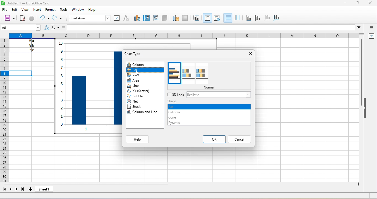 The width and height of the screenshot is (377, 199). What do you see at coordinates (178, 112) in the screenshot?
I see `cylinder` at bounding box center [178, 112].